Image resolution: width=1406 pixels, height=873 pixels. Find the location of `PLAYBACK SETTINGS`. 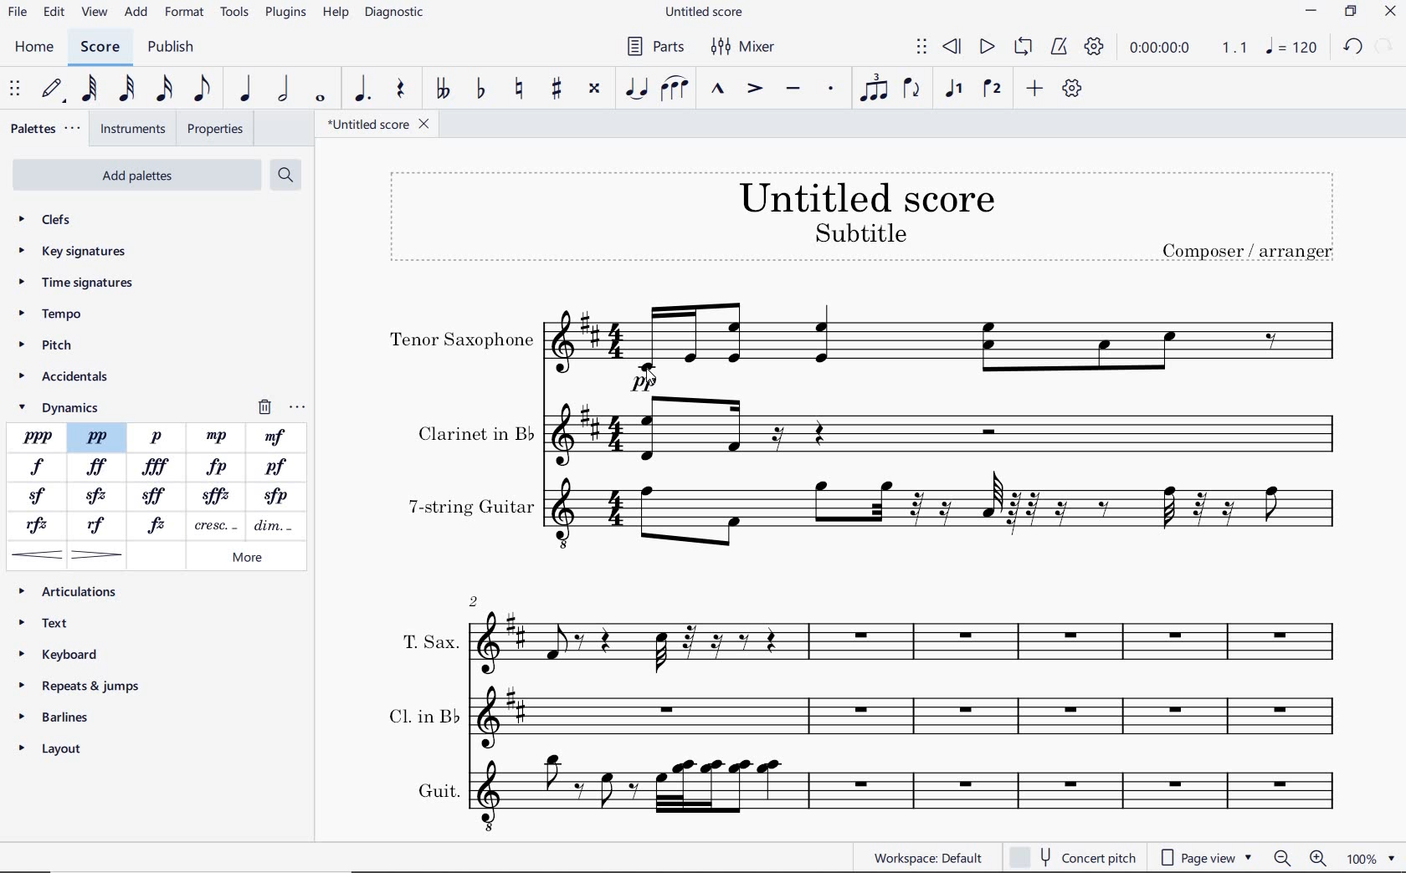

PLAYBACK SETTINGS is located at coordinates (1096, 47).